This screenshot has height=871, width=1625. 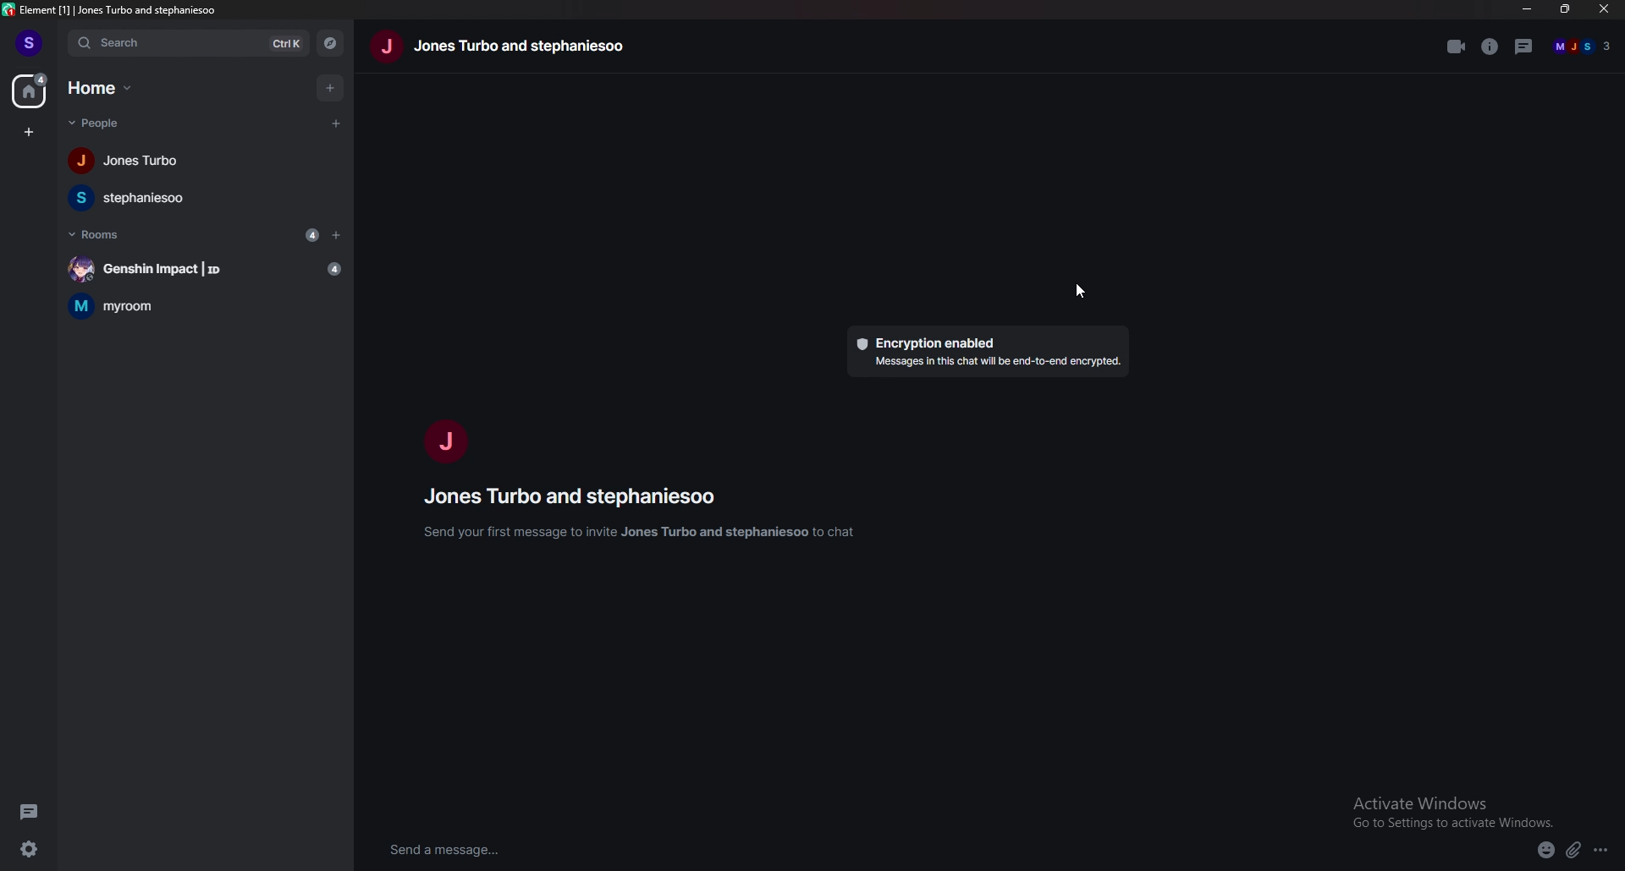 I want to click on emoji, so click(x=1545, y=851).